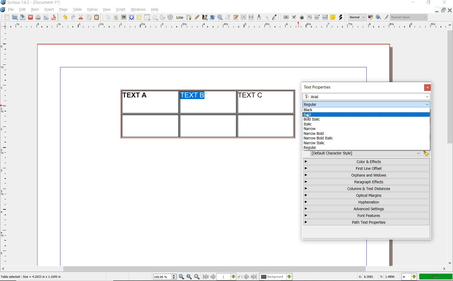 This screenshot has width=453, height=281. Describe the element at coordinates (312, 129) in the screenshot. I see `narrow` at that location.